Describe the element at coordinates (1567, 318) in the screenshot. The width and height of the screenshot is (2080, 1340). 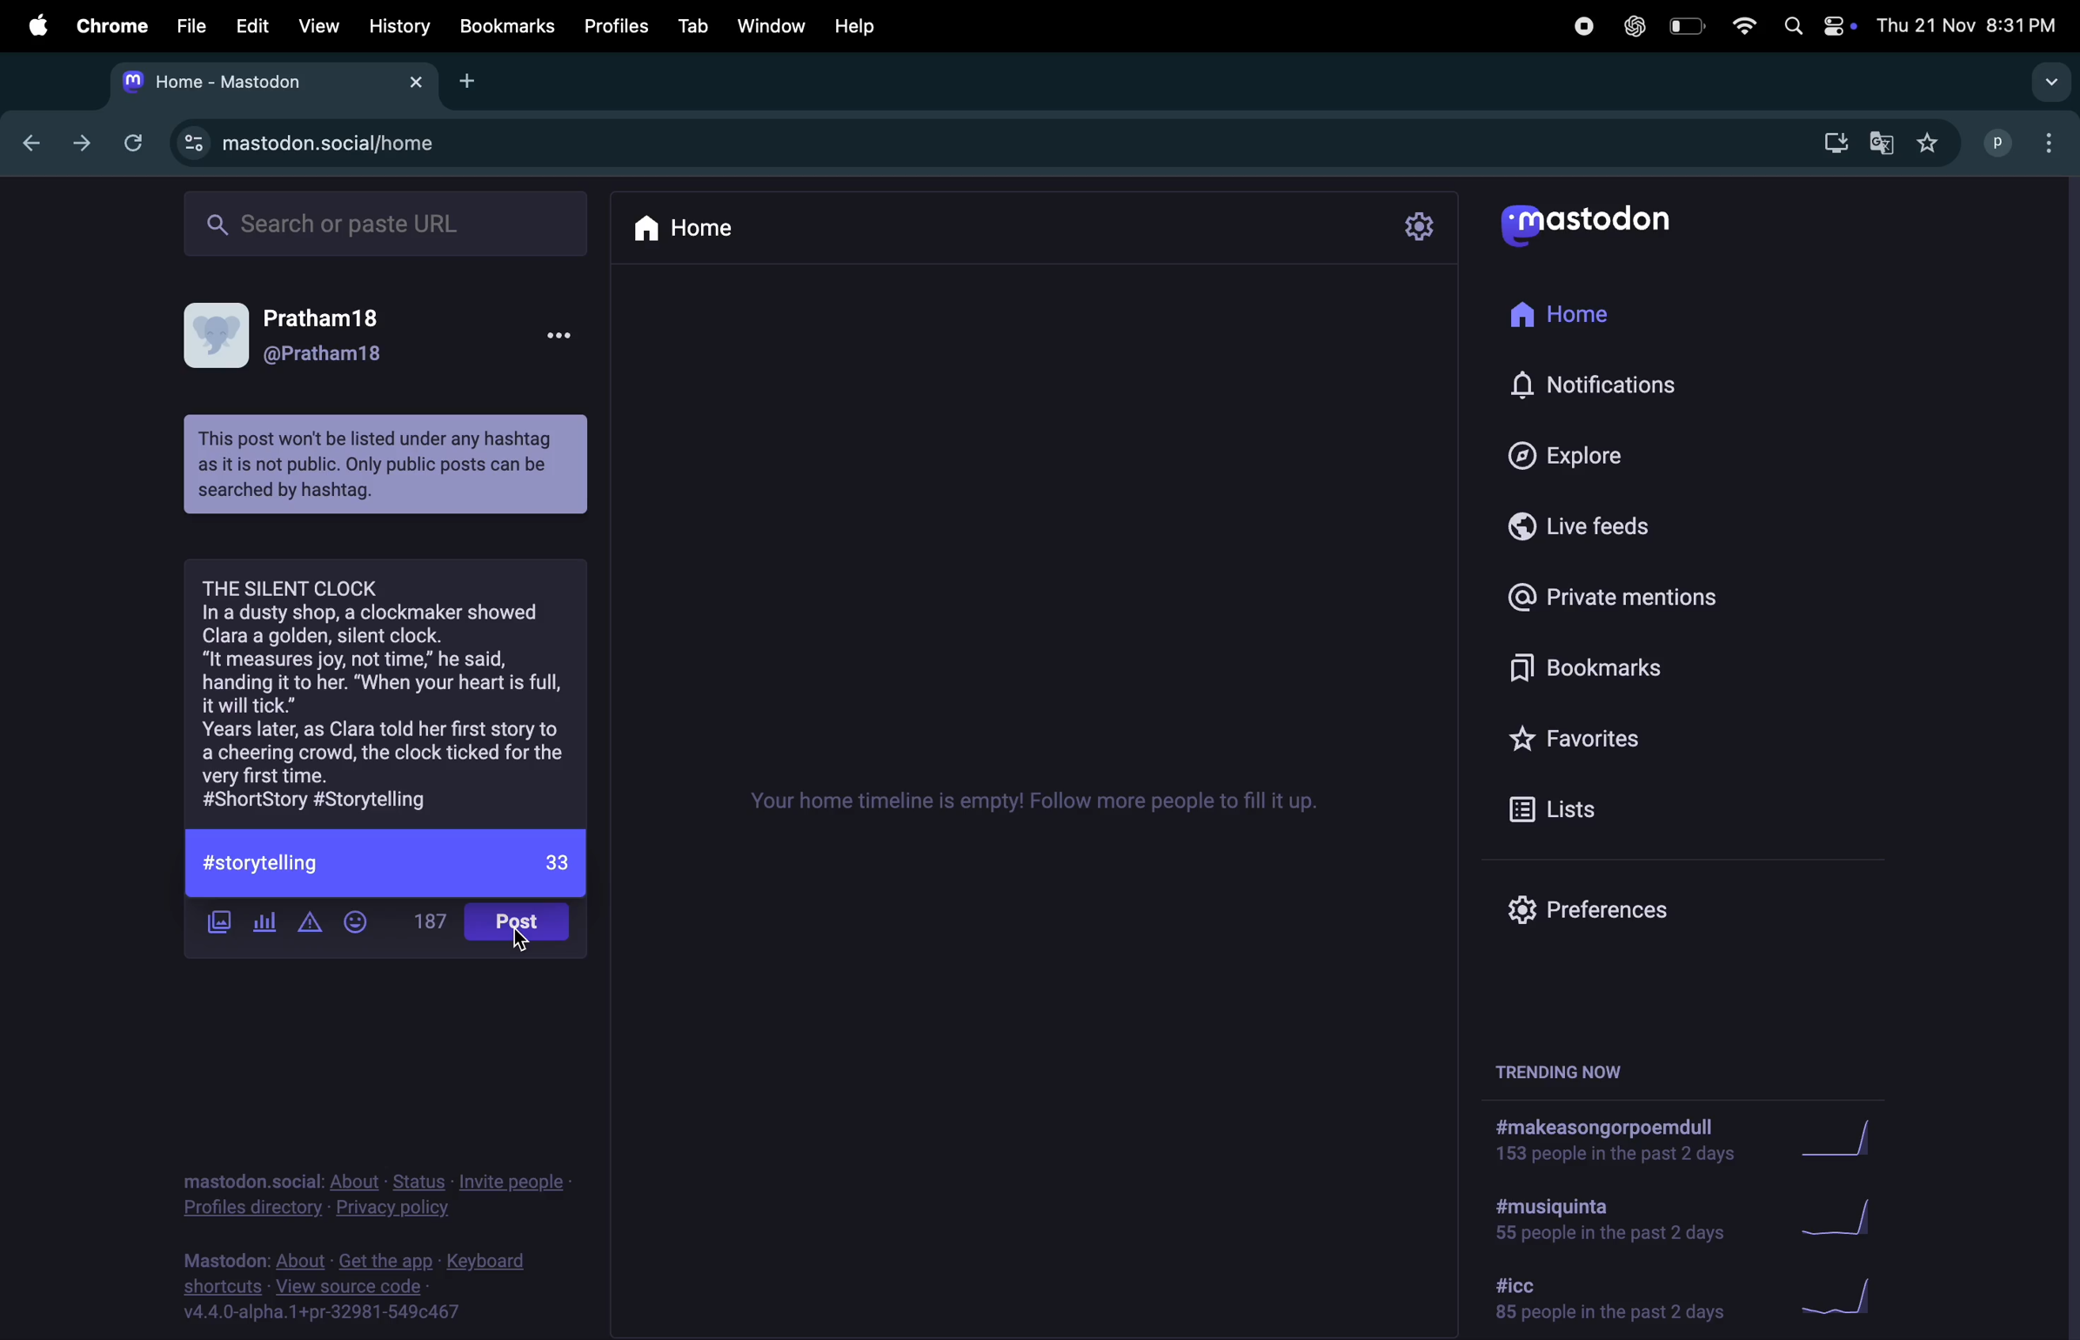
I see `home` at that location.